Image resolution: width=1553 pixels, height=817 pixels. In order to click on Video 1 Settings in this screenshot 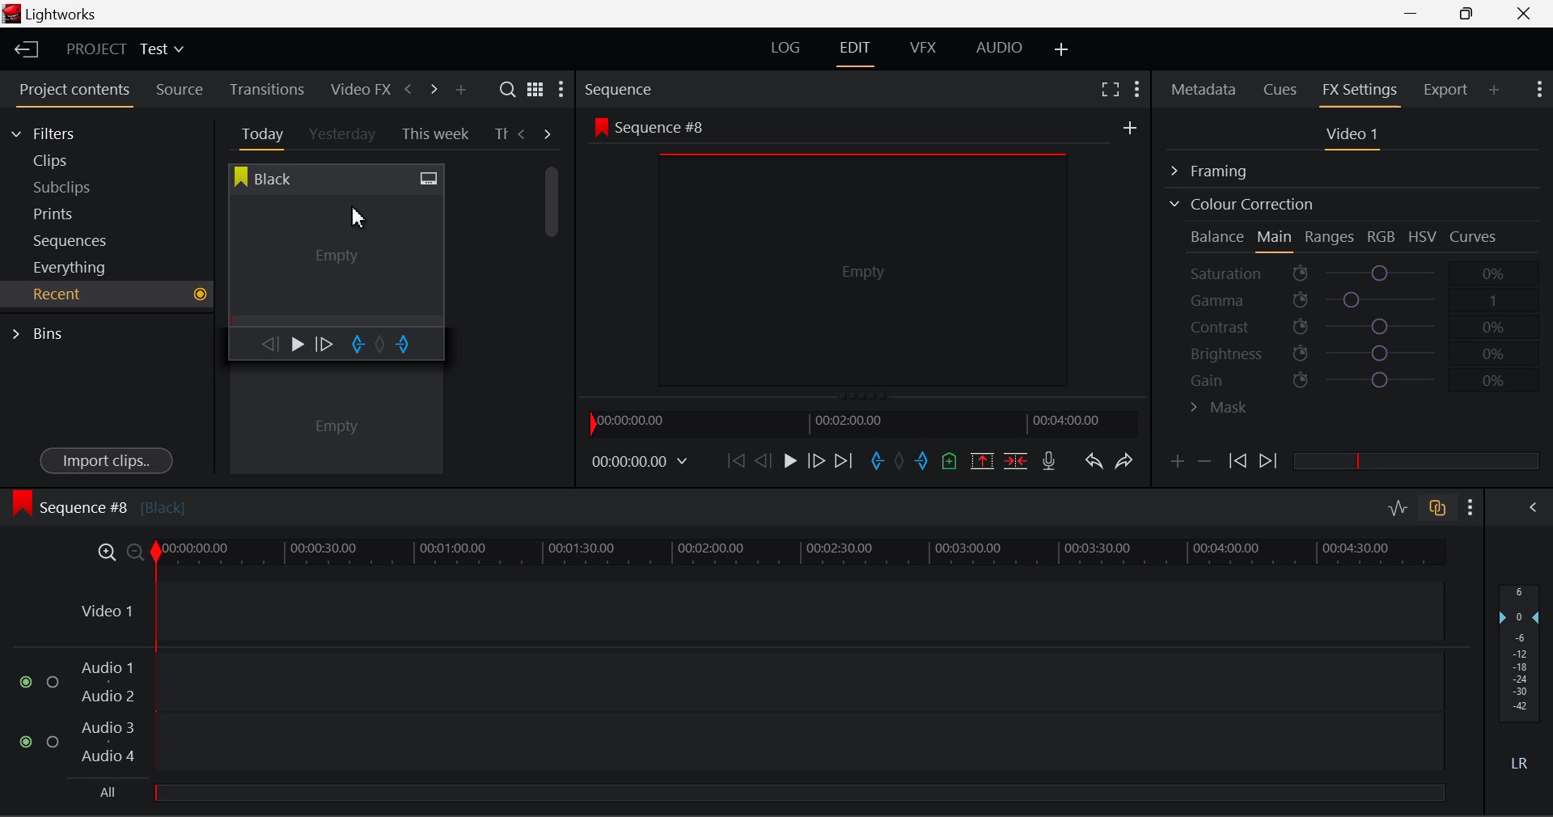, I will do `click(1355, 138)`.